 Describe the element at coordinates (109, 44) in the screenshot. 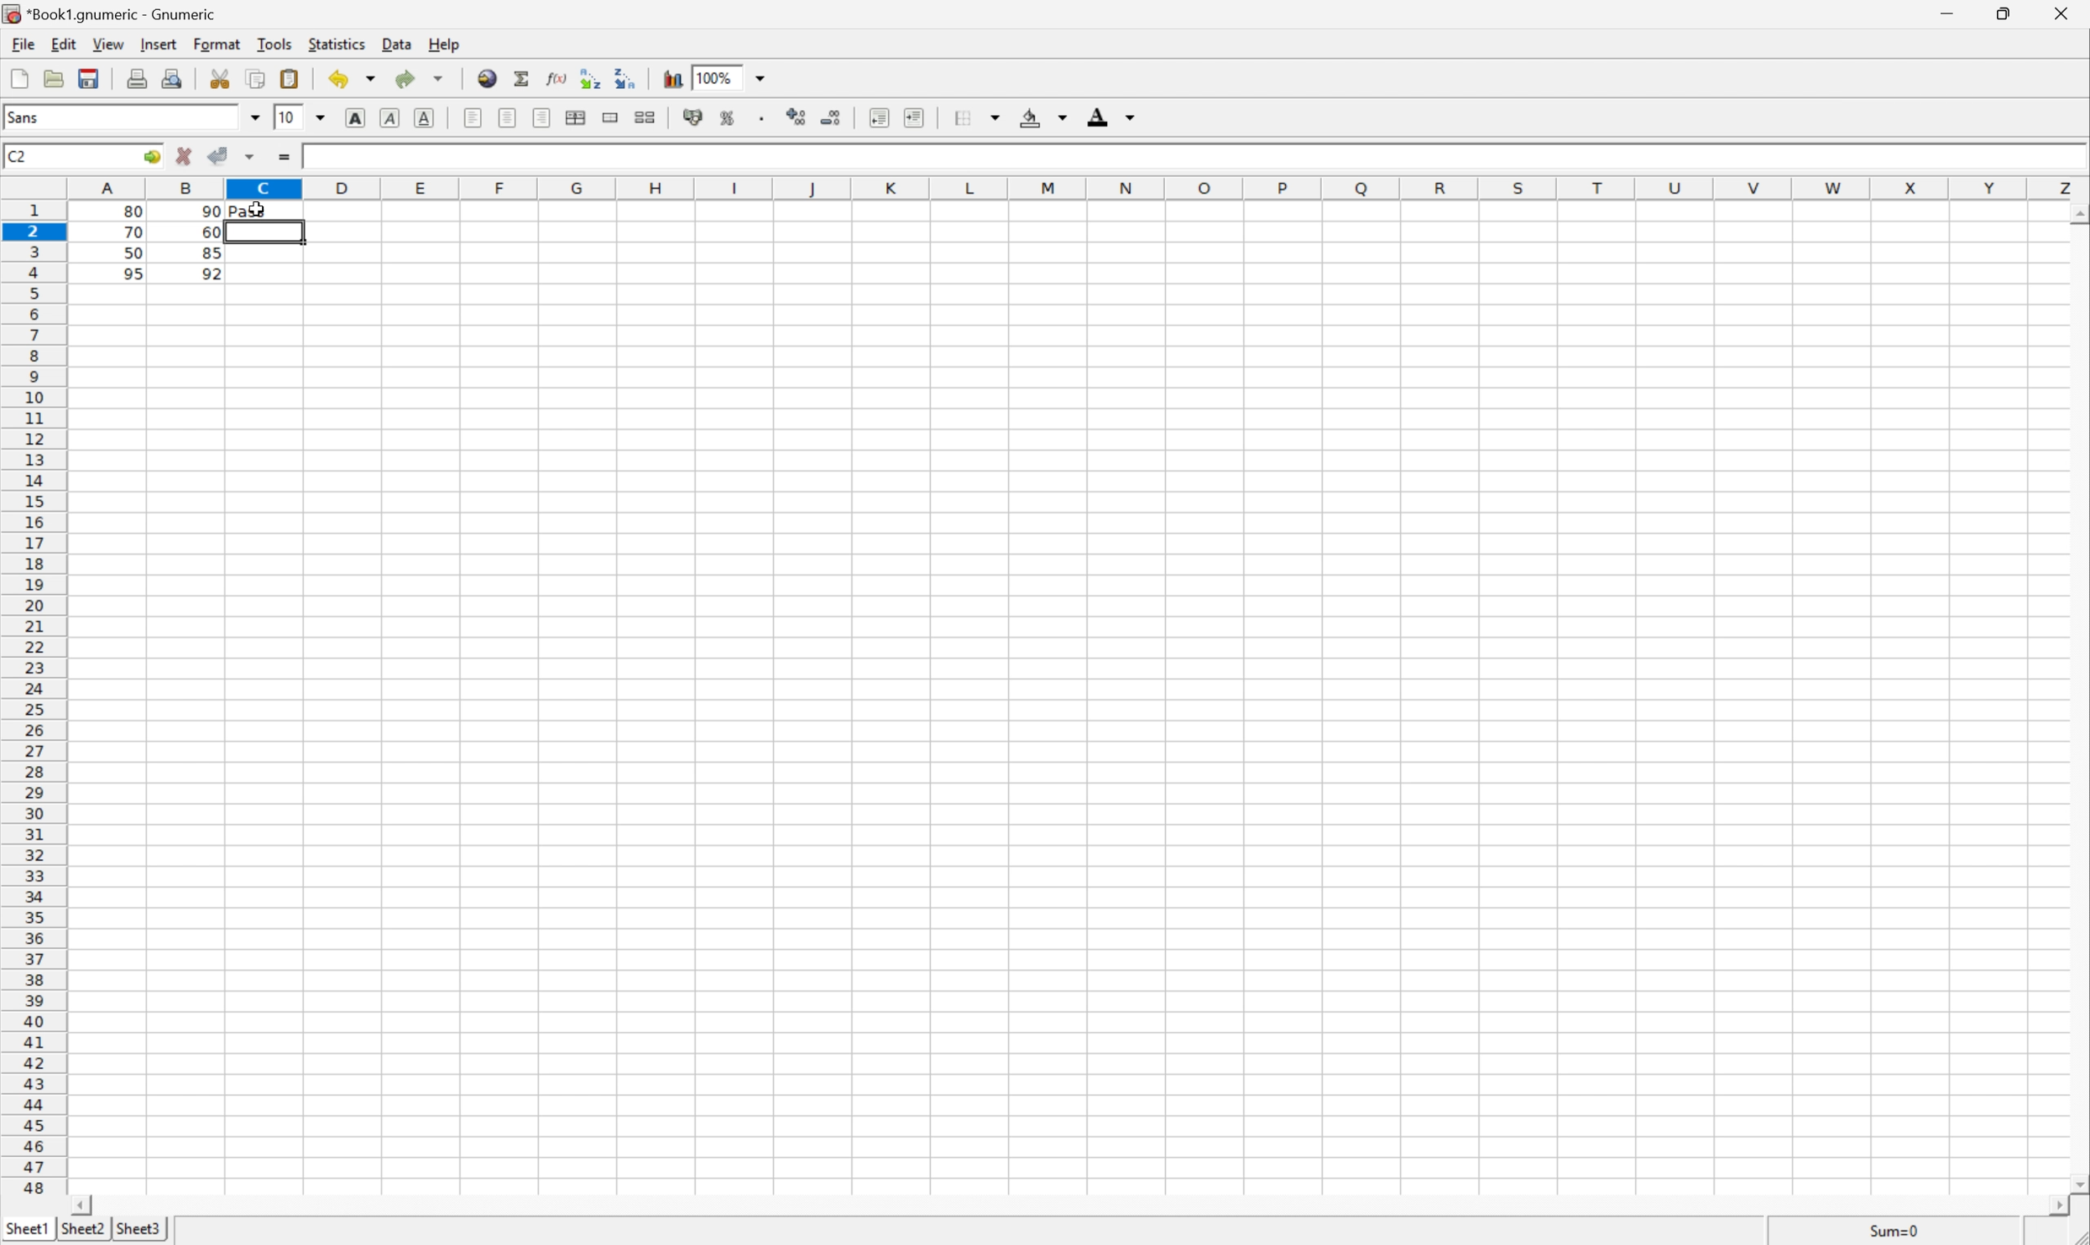

I see `View` at that location.